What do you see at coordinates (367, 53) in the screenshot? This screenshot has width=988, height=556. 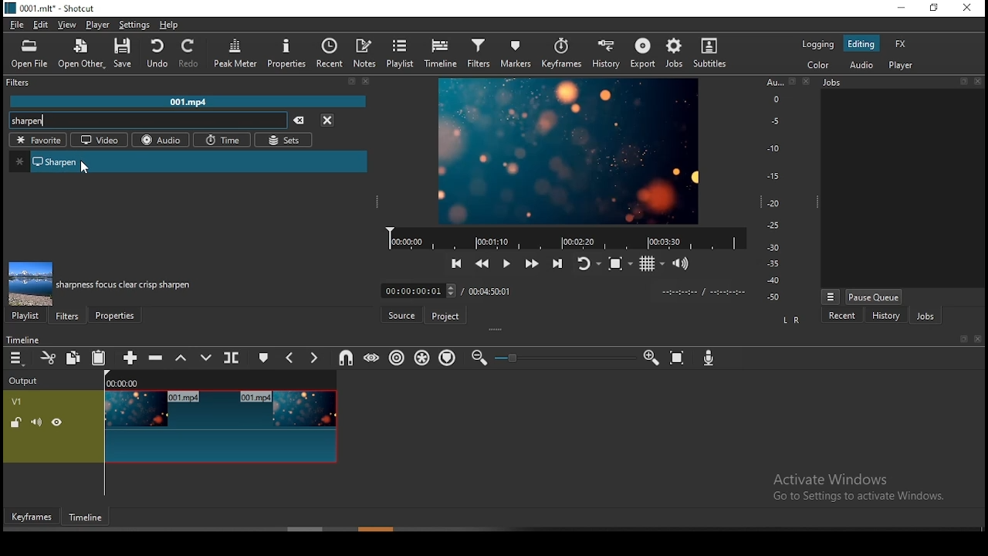 I see `notes` at bounding box center [367, 53].